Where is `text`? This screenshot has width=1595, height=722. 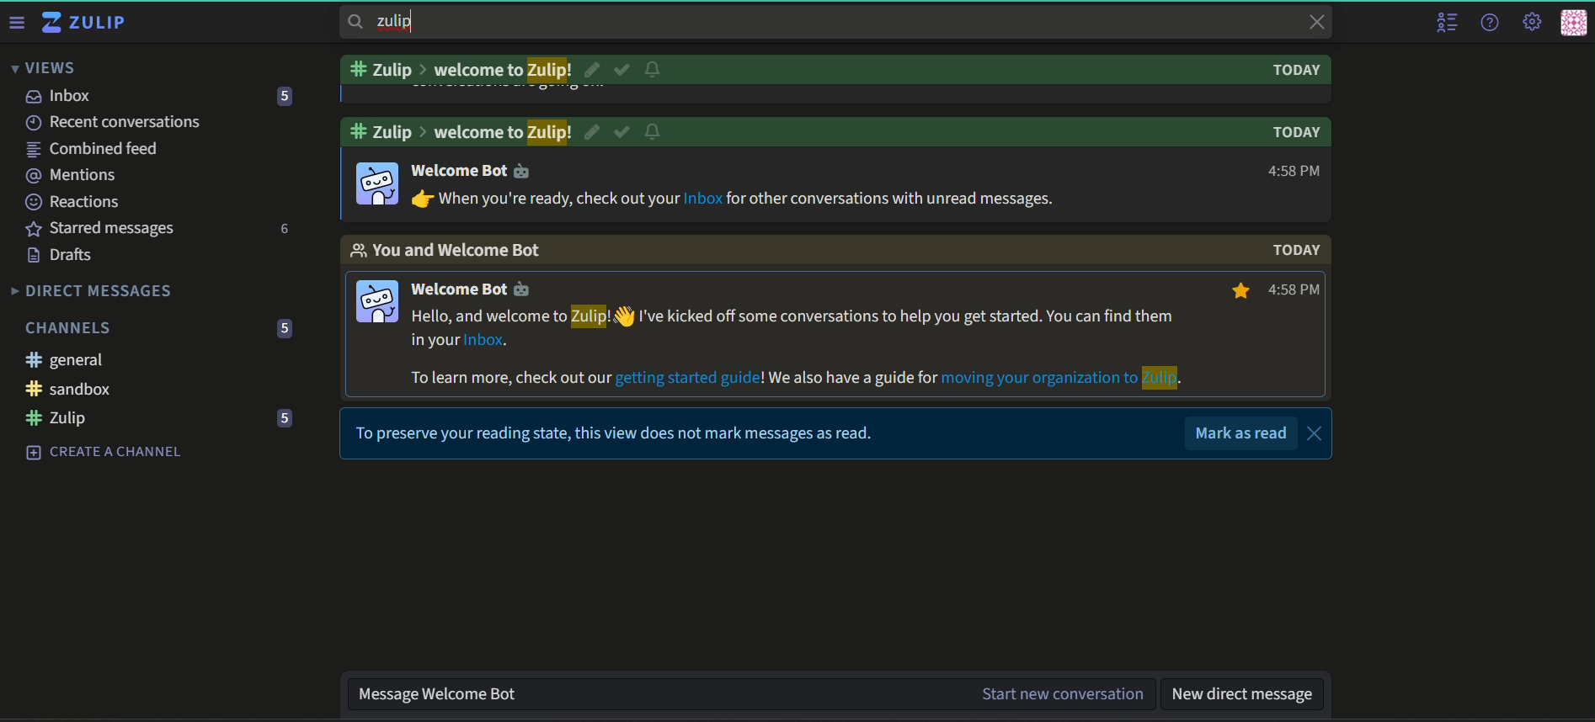 text is located at coordinates (1241, 433).